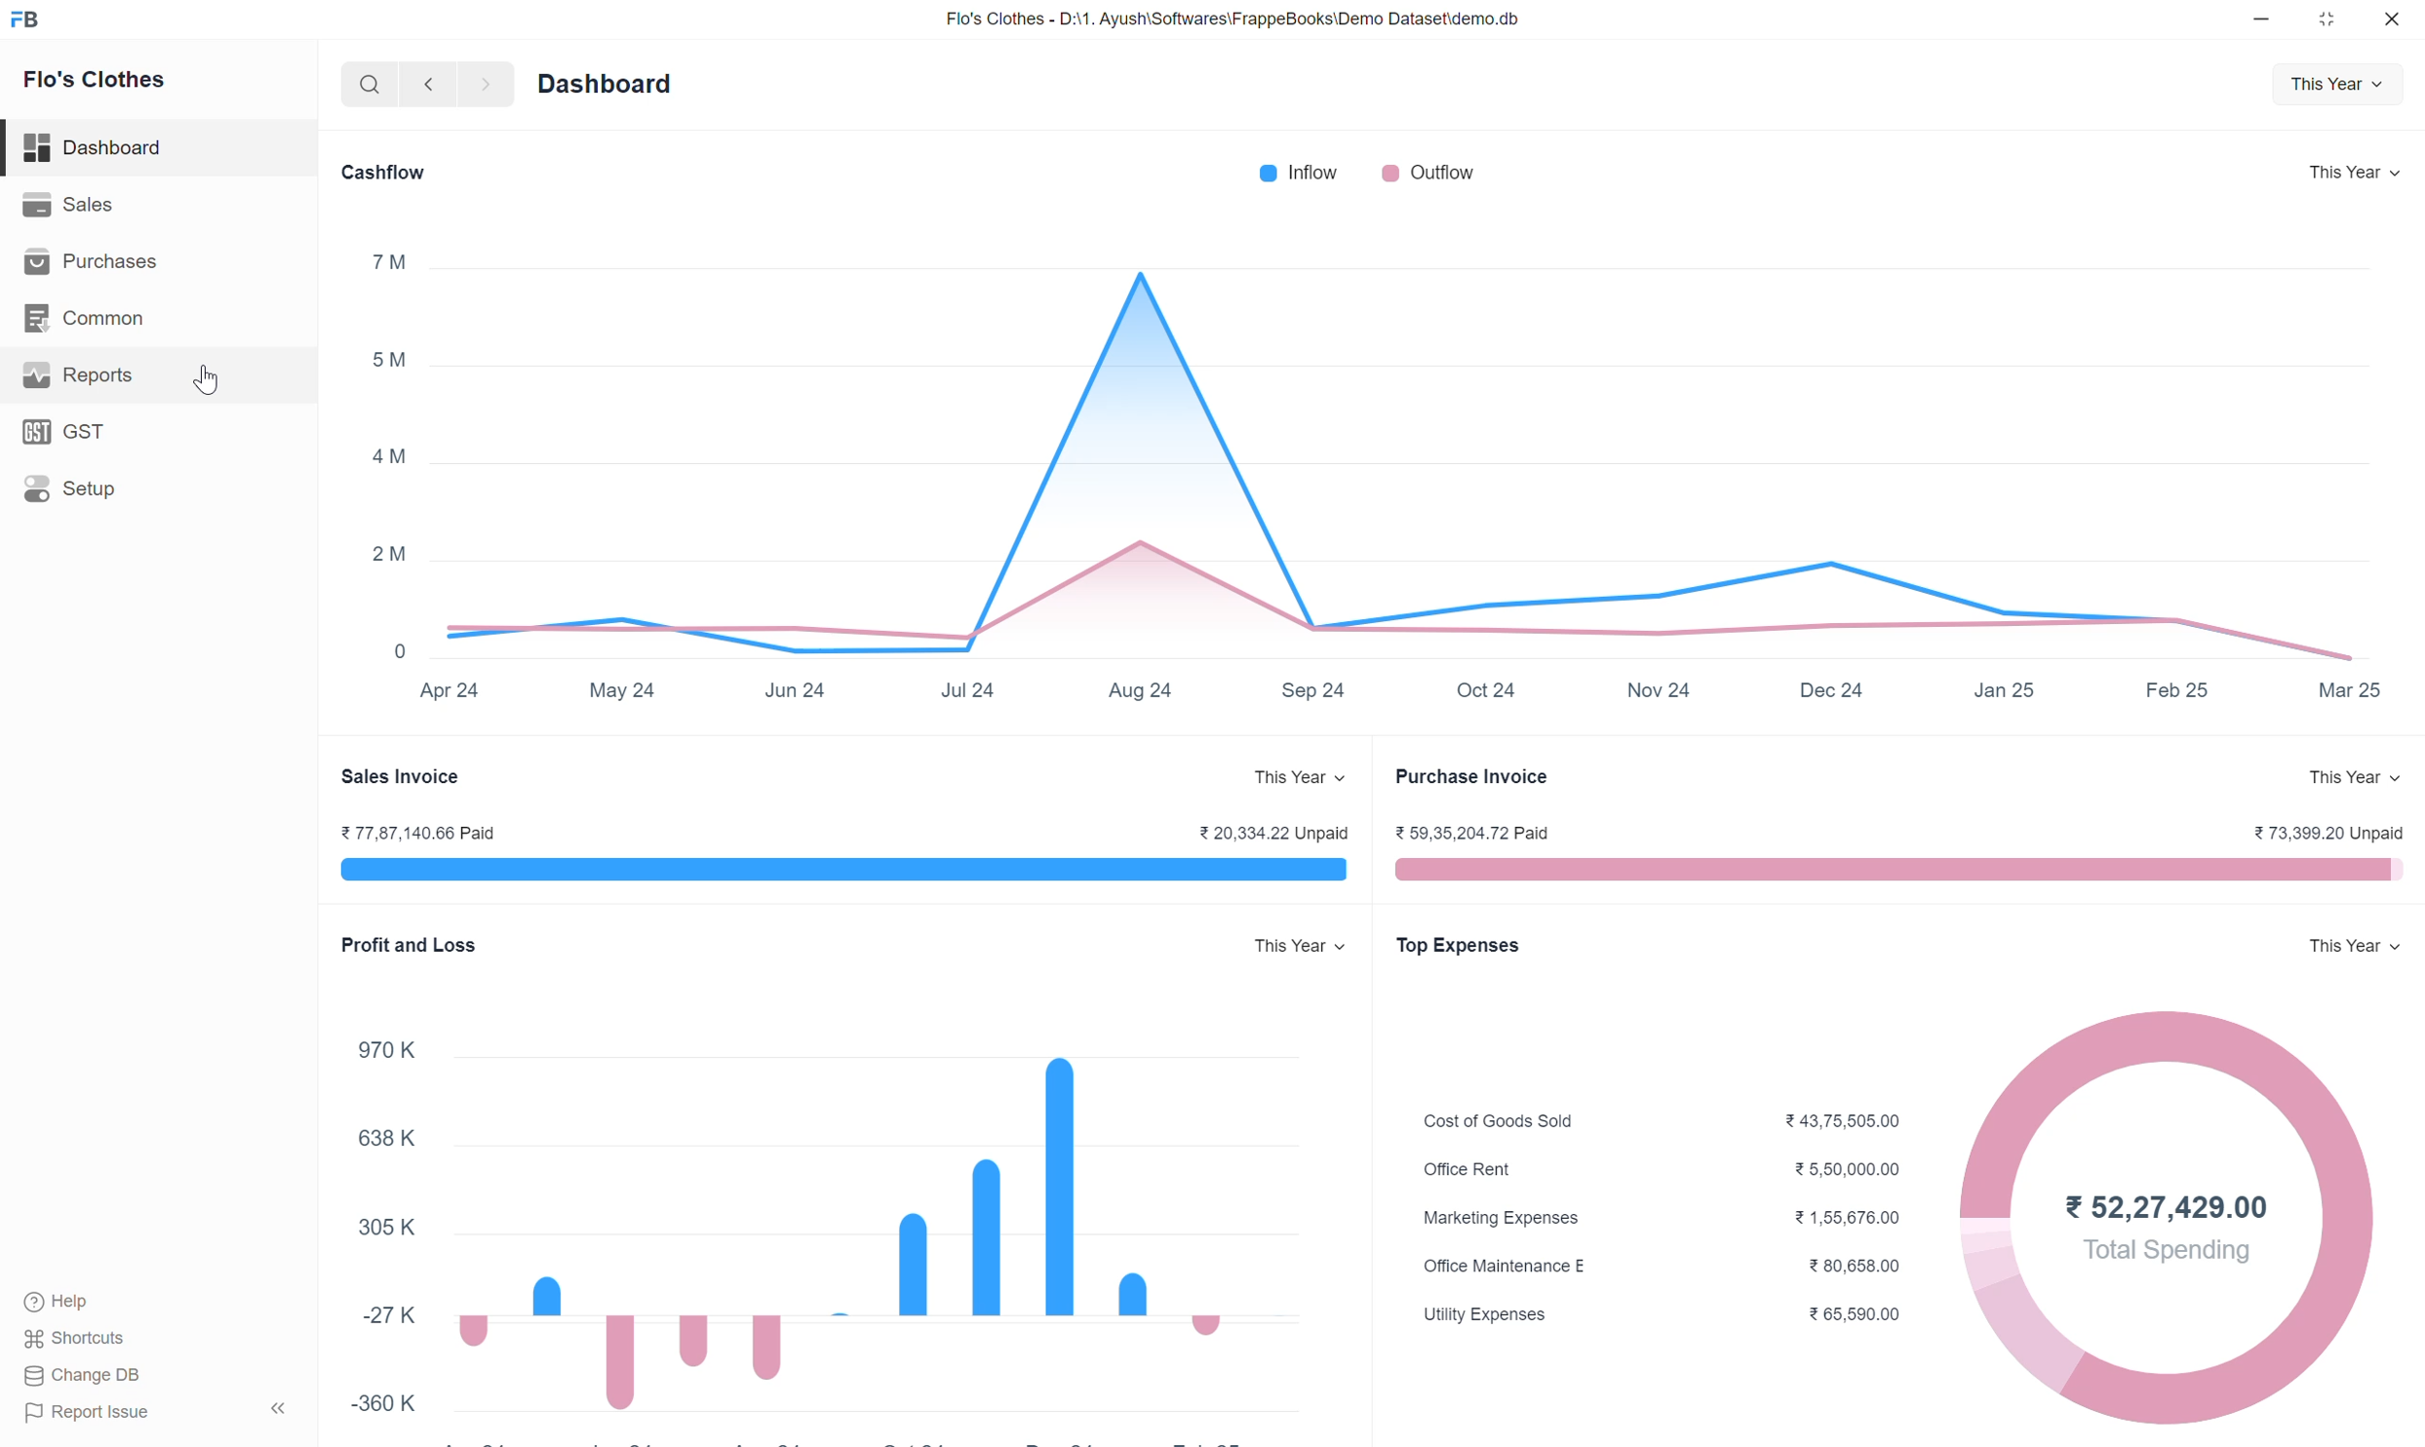  Describe the element at coordinates (848, 1220) in the screenshot. I see `Bar chart` at that location.